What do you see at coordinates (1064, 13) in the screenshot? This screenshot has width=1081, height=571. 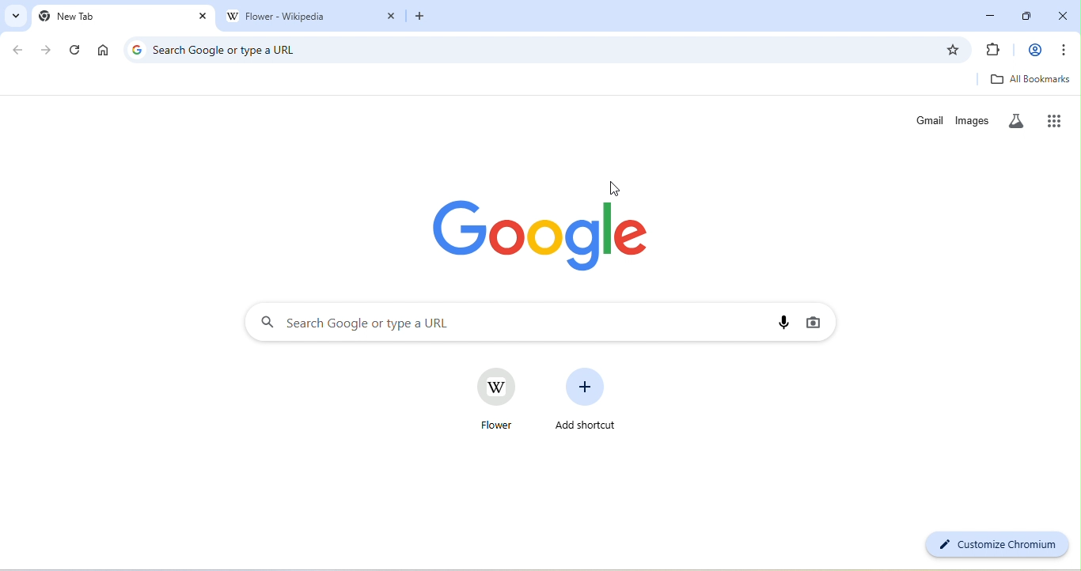 I see `close` at bounding box center [1064, 13].